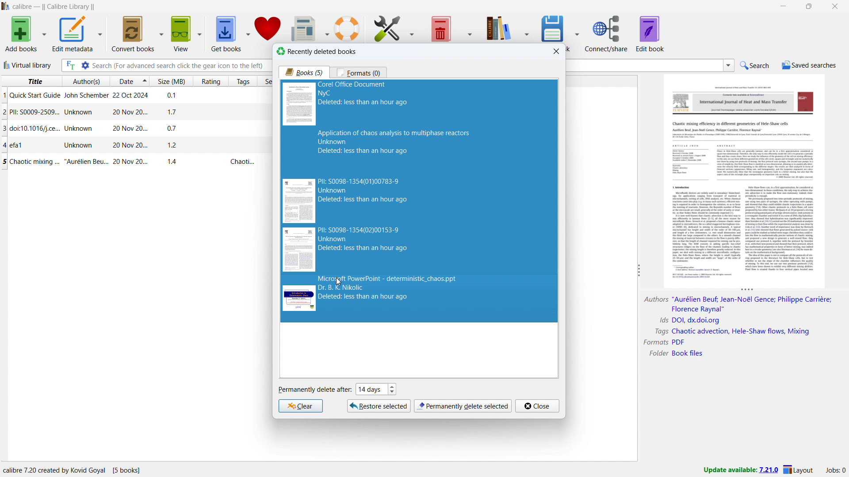 This screenshot has width=849, height=477. I want to click on full text search, so click(70, 65).